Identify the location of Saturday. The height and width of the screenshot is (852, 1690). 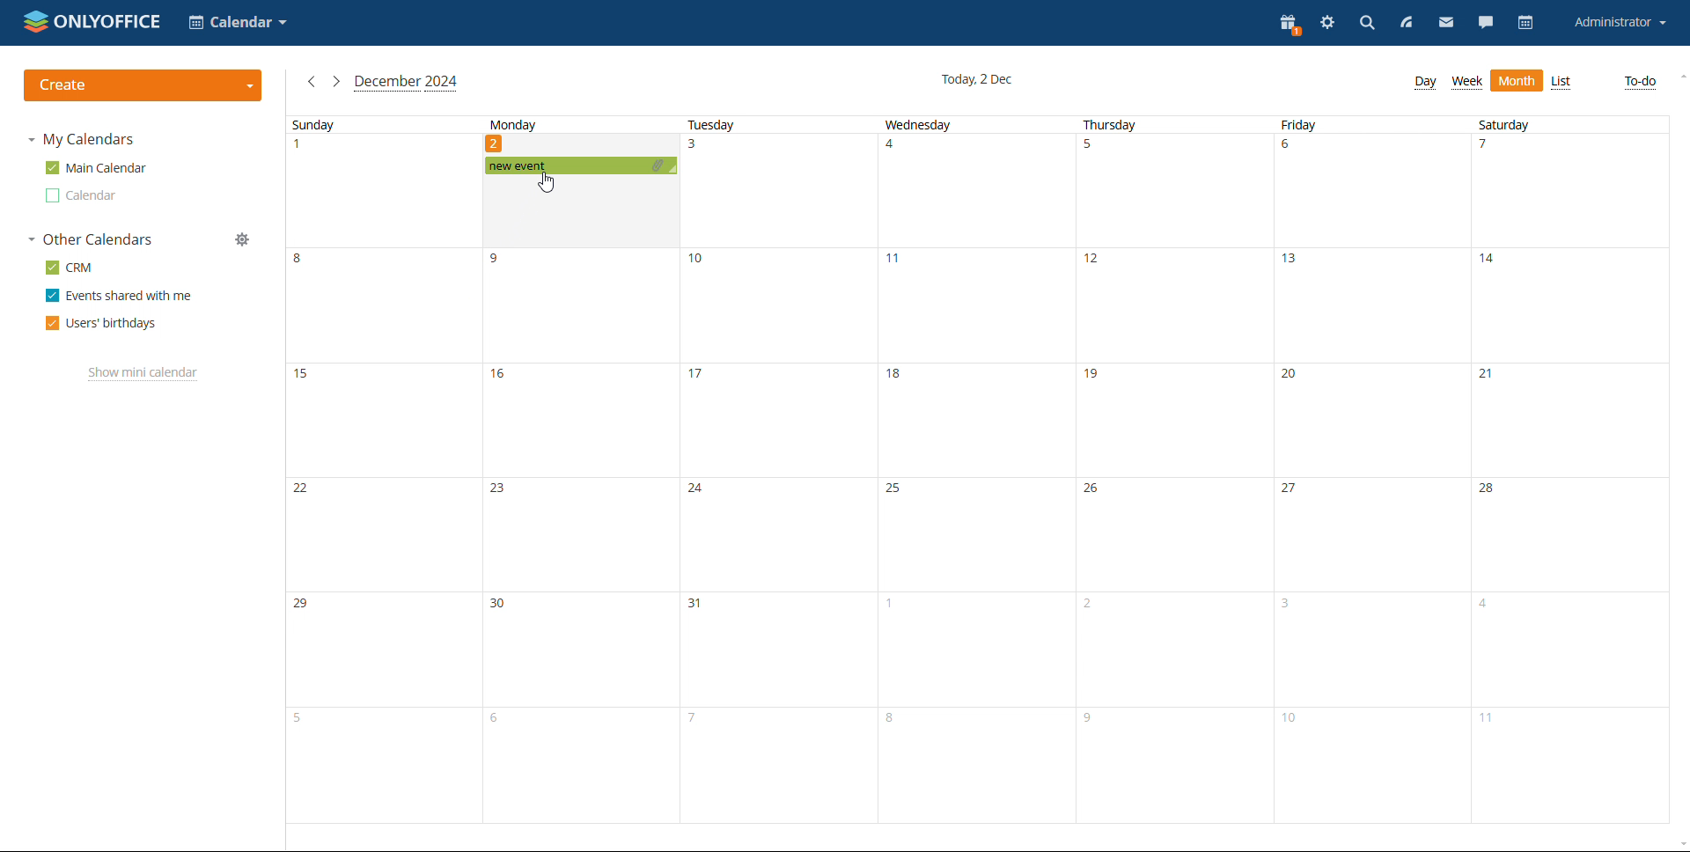
(1505, 124).